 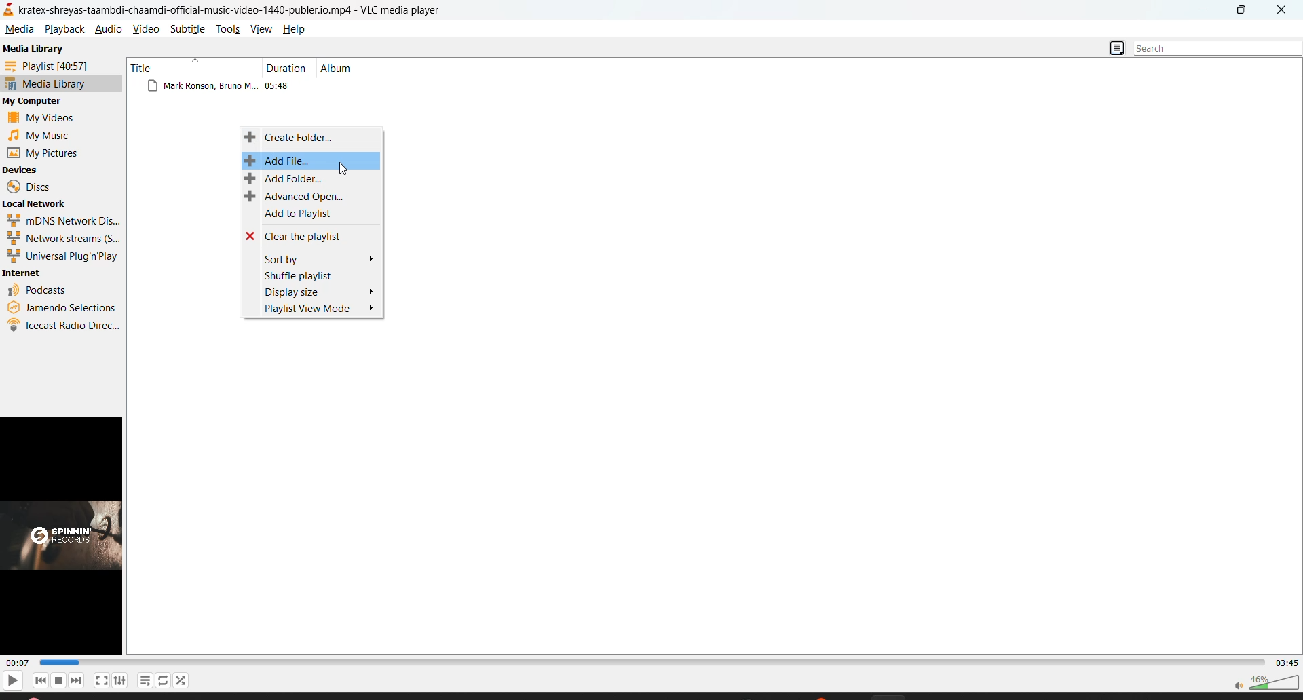 I want to click on playlist, so click(x=143, y=682).